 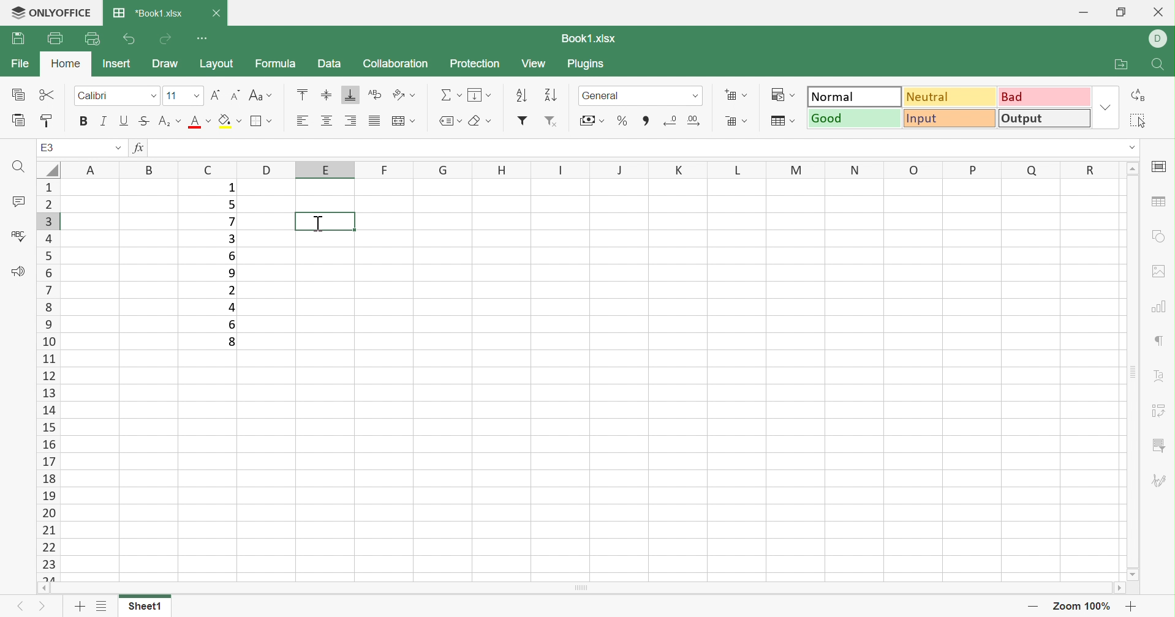 What do you see at coordinates (1163, 340) in the screenshot?
I see `Paragraph settings` at bounding box center [1163, 340].